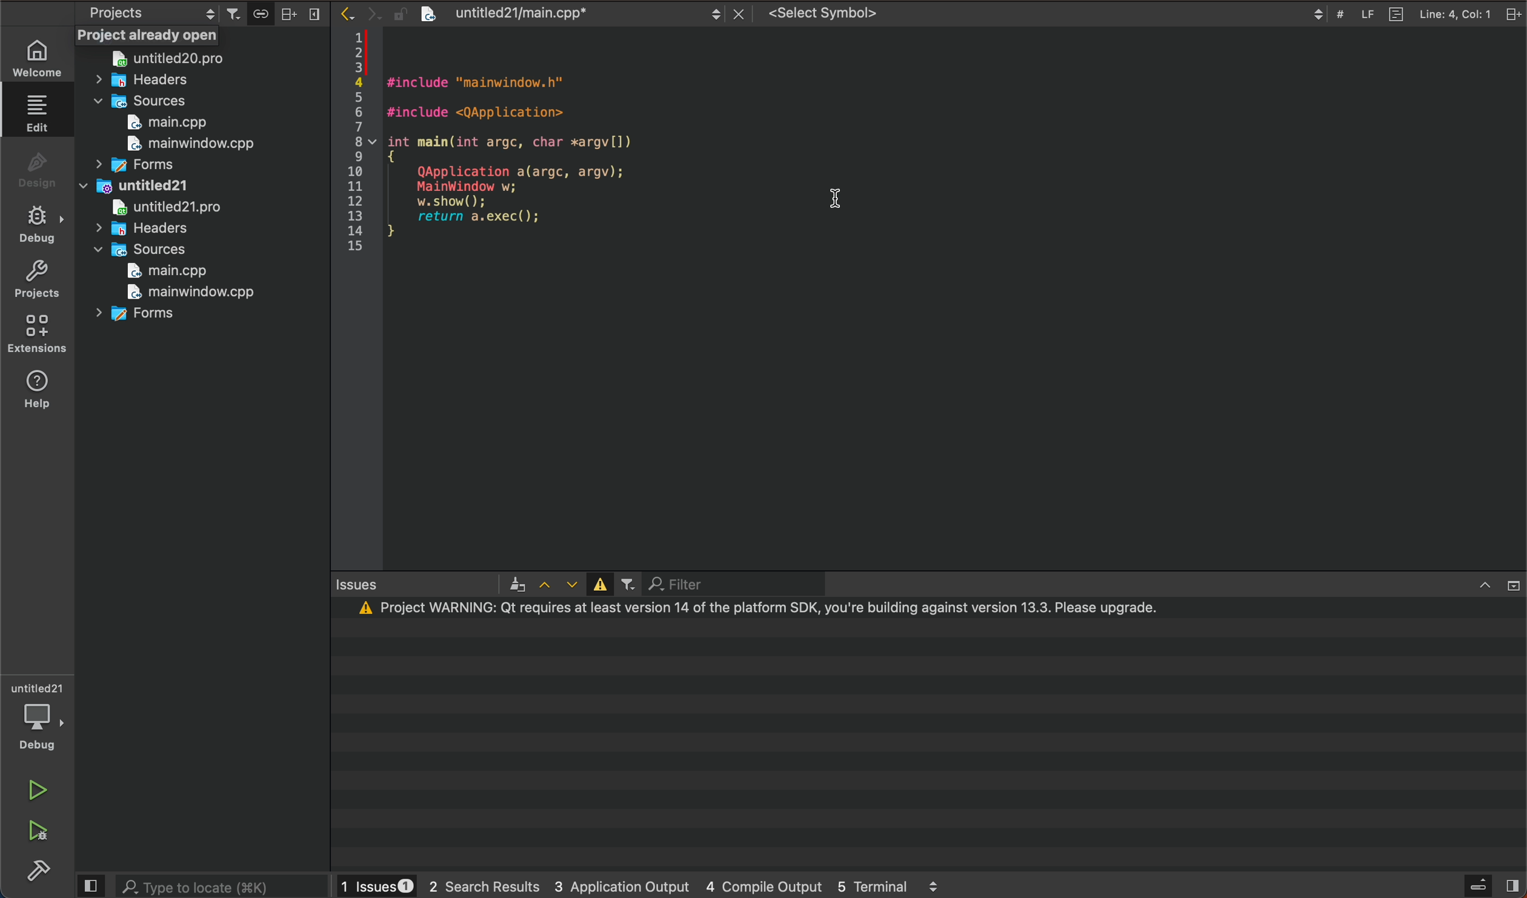 Image resolution: width=1527 pixels, height=898 pixels. I want to click on Line 4, Col: 1, so click(1459, 13).